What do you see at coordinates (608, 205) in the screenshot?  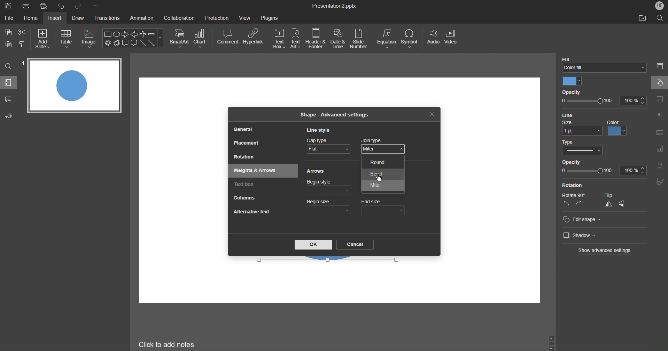 I see `vertical` at bounding box center [608, 205].